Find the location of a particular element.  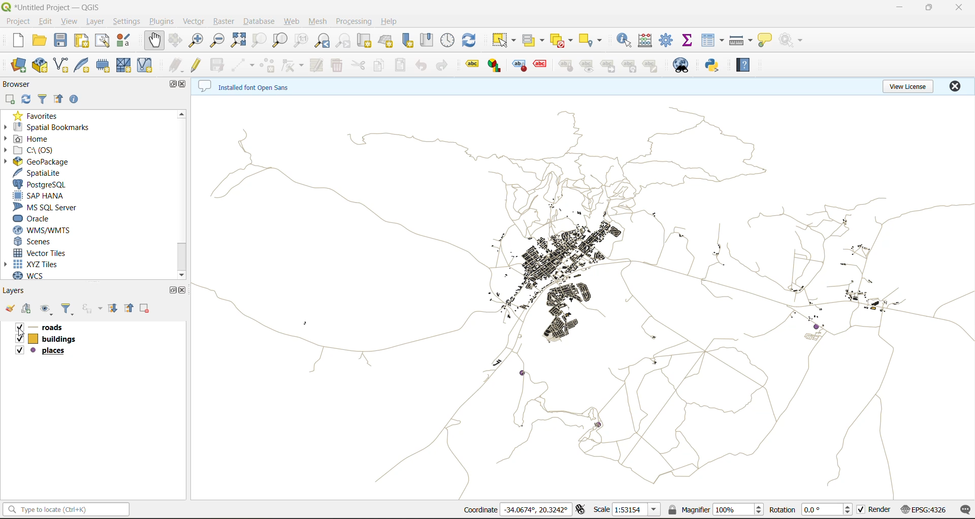

help is located at coordinates (743, 67).